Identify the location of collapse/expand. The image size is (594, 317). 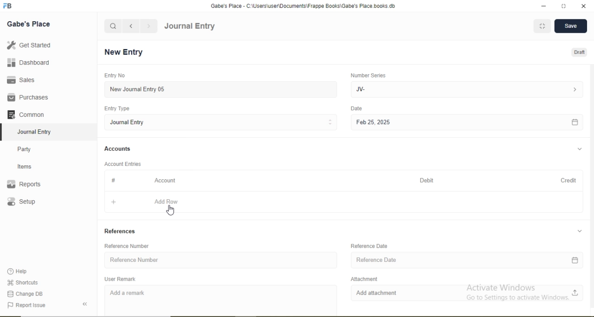
(580, 149).